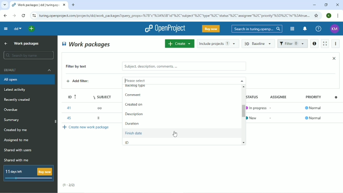 Image resolution: width=343 pixels, height=193 pixels. What do you see at coordinates (101, 108) in the screenshot?
I see `oo` at bounding box center [101, 108].